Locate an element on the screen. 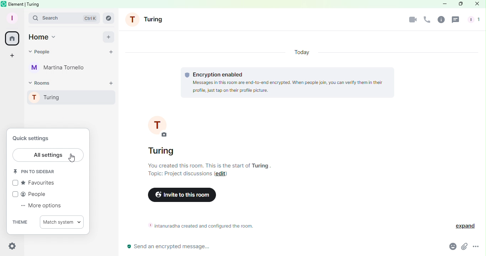  check box is located at coordinates (15, 194).